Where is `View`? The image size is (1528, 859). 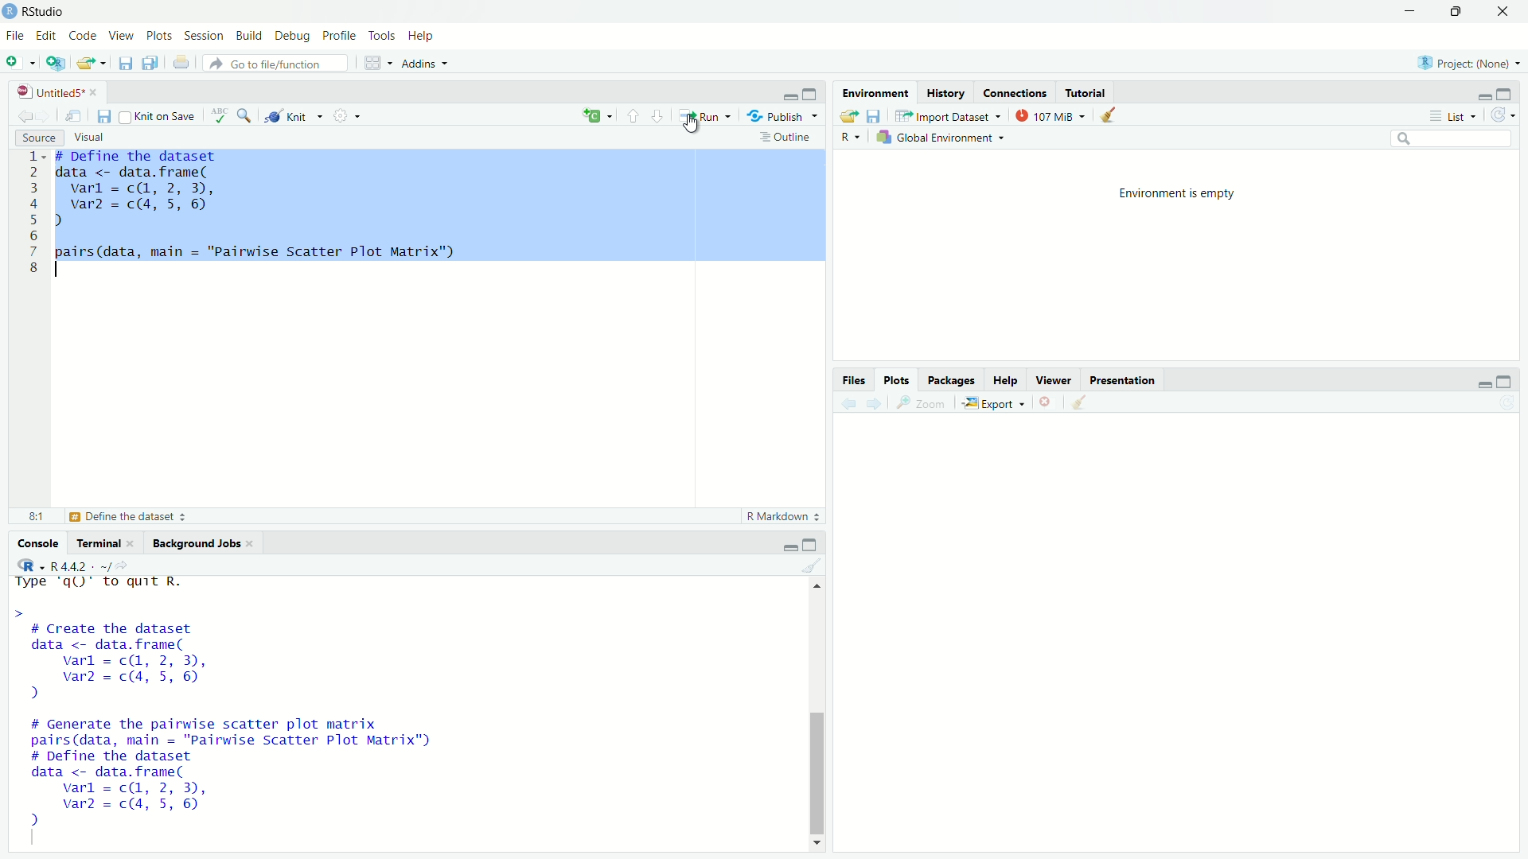 View is located at coordinates (122, 36).